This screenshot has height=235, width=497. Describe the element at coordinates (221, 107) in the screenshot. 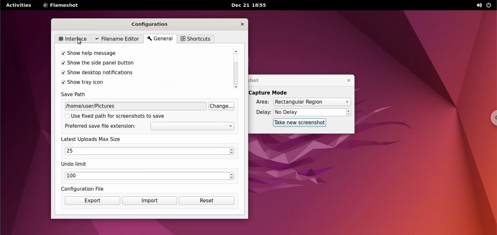

I see `change` at that location.